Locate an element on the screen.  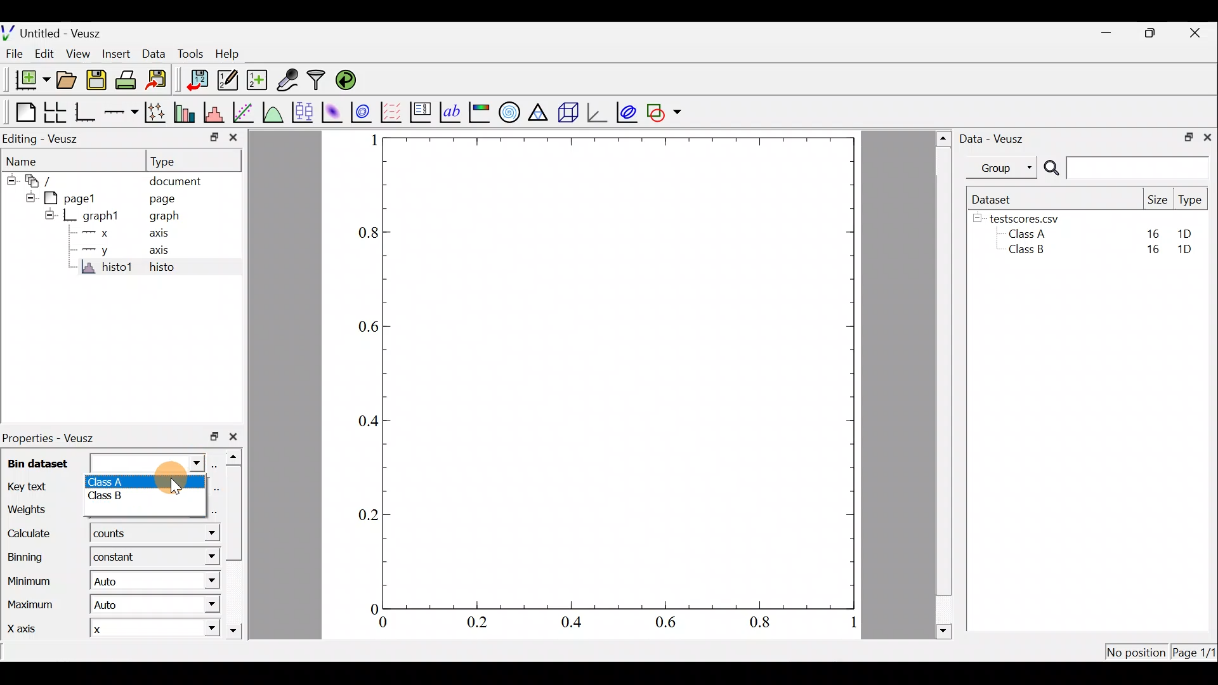
Save the document is located at coordinates (96, 78).